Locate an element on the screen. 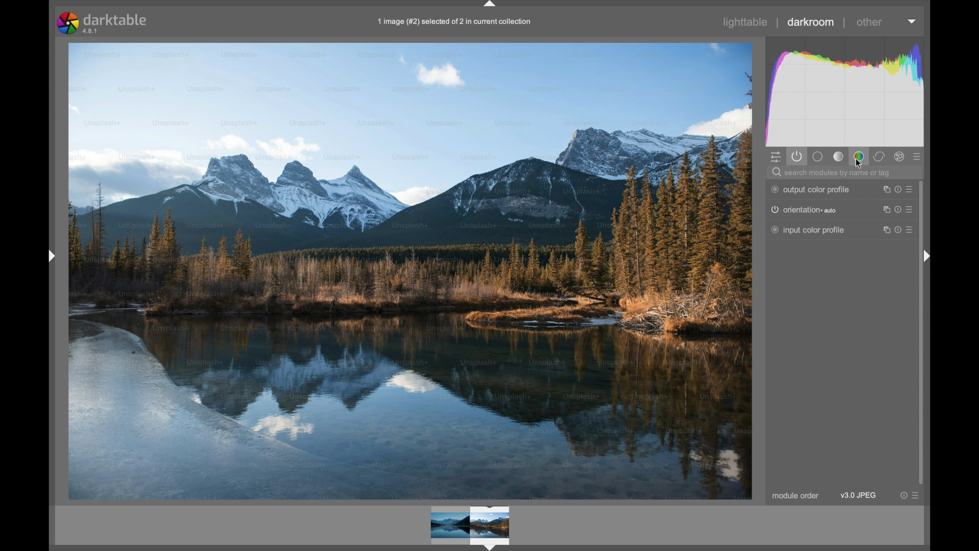  preview is located at coordinates (472, 527).